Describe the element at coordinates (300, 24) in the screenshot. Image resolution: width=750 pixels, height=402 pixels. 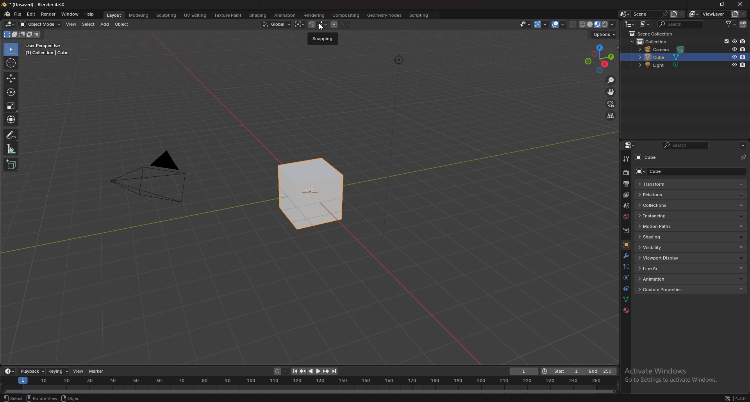
I see `transform pivot point` at that location.